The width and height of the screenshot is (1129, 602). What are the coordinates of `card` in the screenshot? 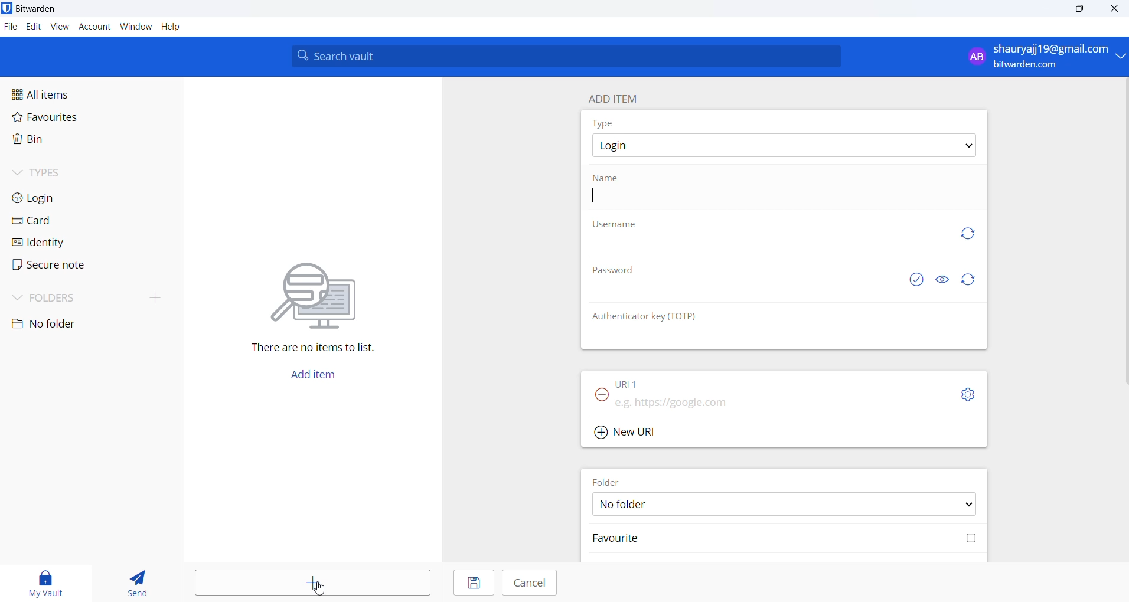 It's located at (47, 221).